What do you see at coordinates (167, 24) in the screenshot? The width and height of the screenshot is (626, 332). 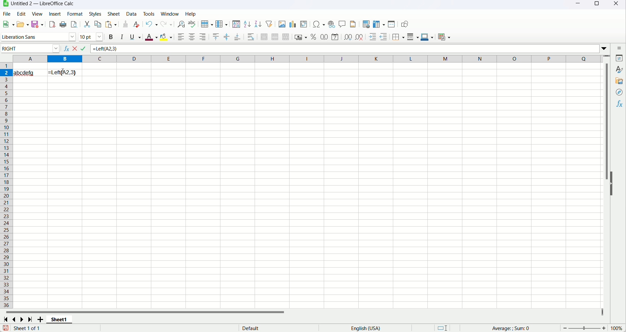 I see `redo` at bounding box center [167, 24].